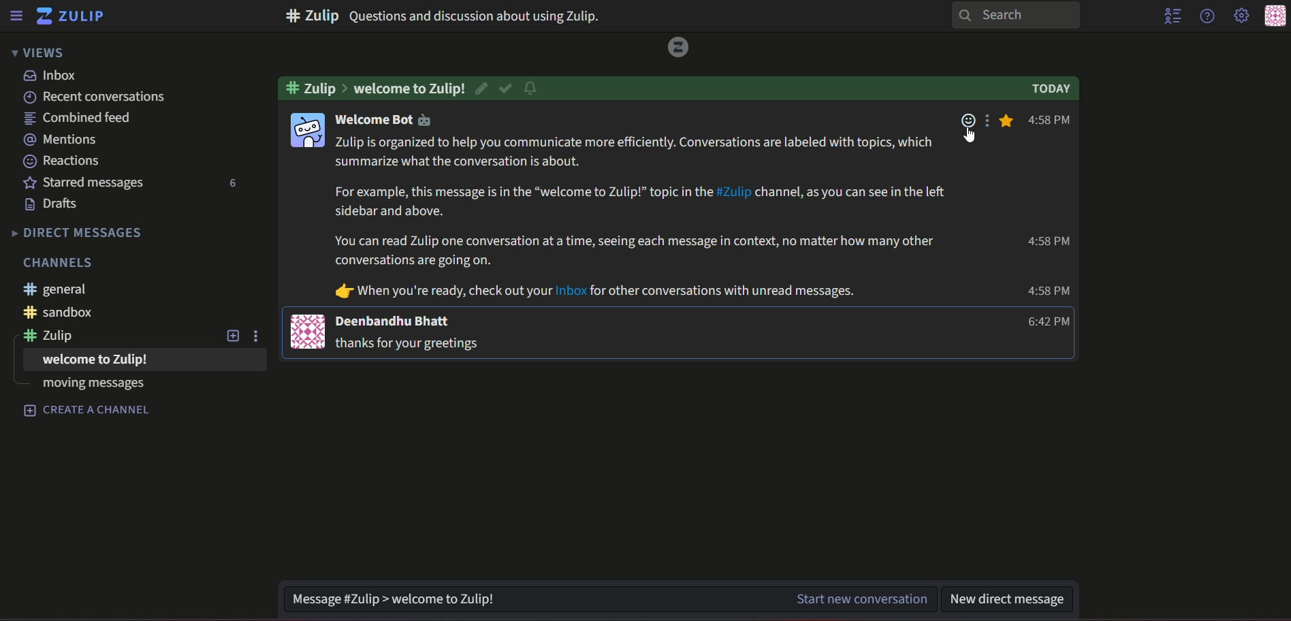 This screenshot has width=1291, height=621. What do you see at coordinates (1240, 16) in the screenshot?
I see `main menu` at bounding box center [1240, 16].